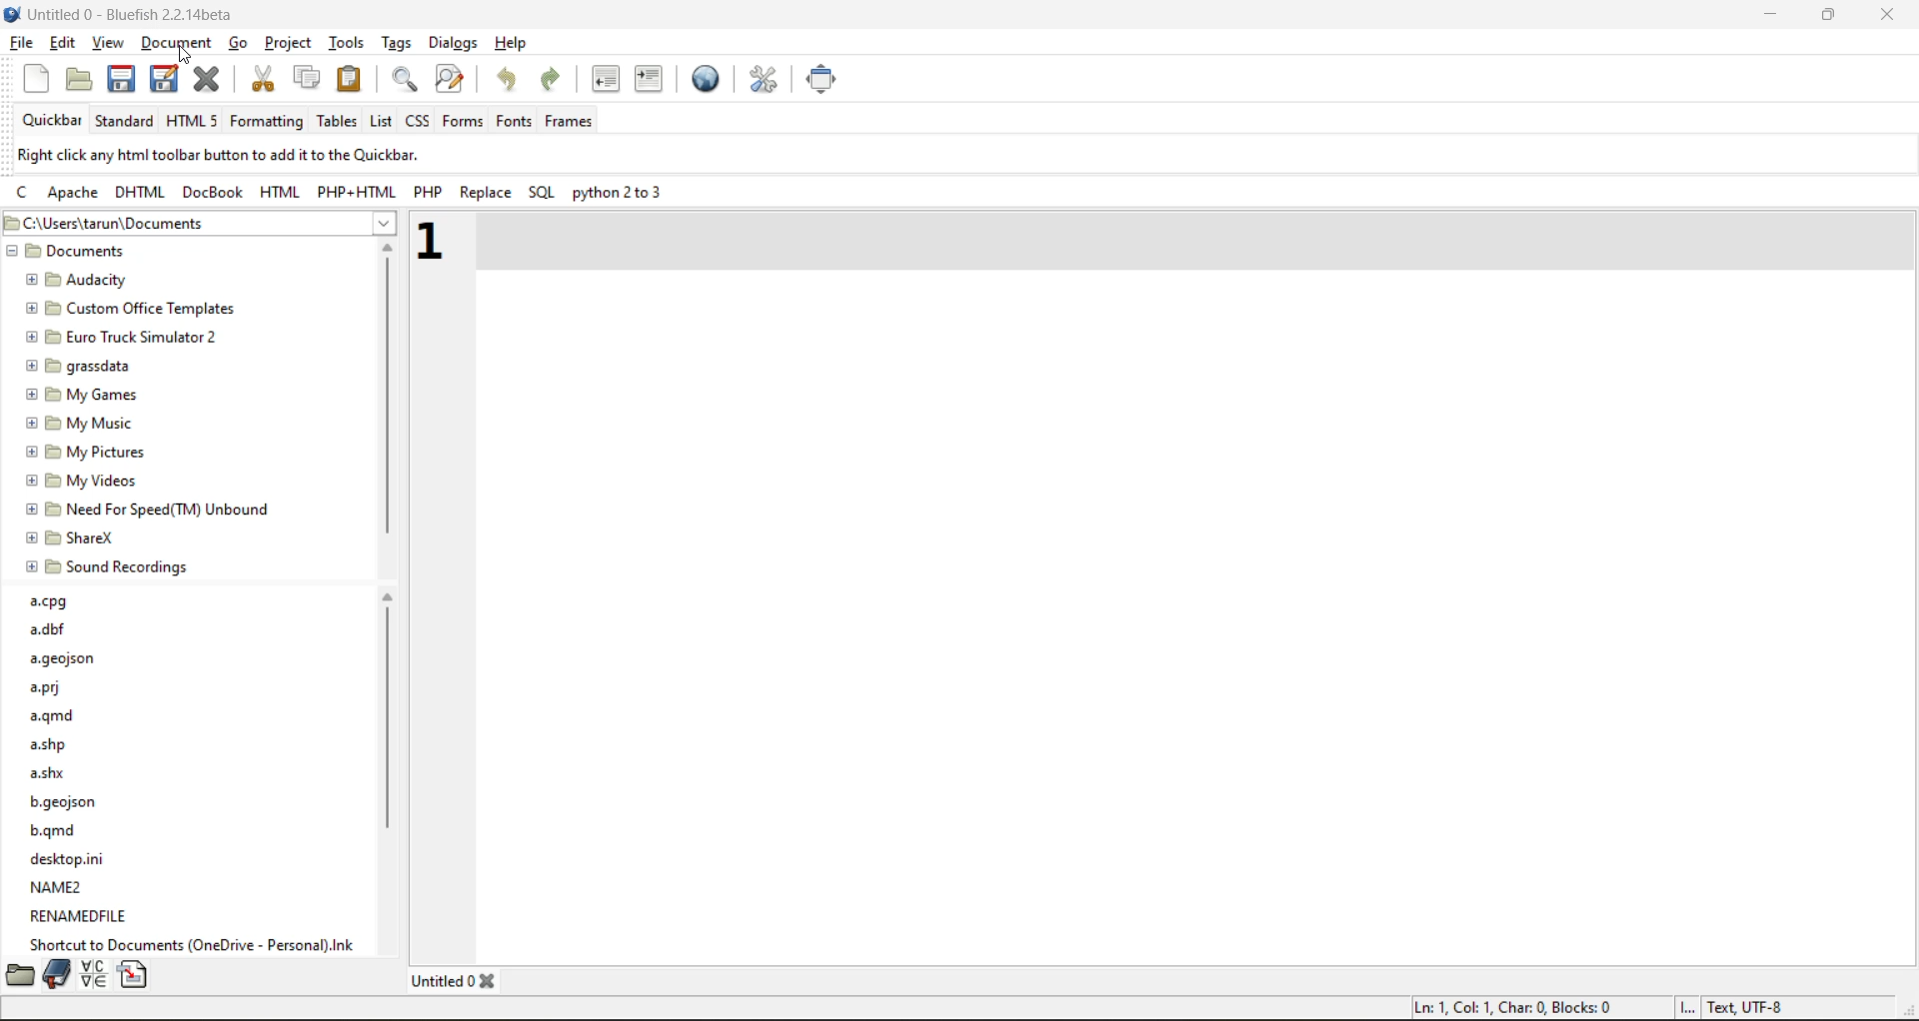 This screenshot has height=1021, width=1919. Describe the element at coordinates (108, 567) in the screenshot. I see `sound recordings` at that location.